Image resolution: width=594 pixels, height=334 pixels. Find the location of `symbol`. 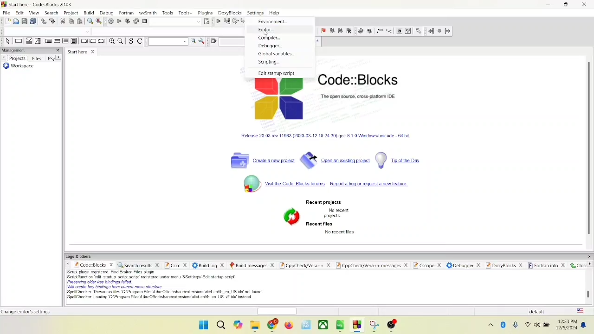

symbol is located at coordinates (290, 216).